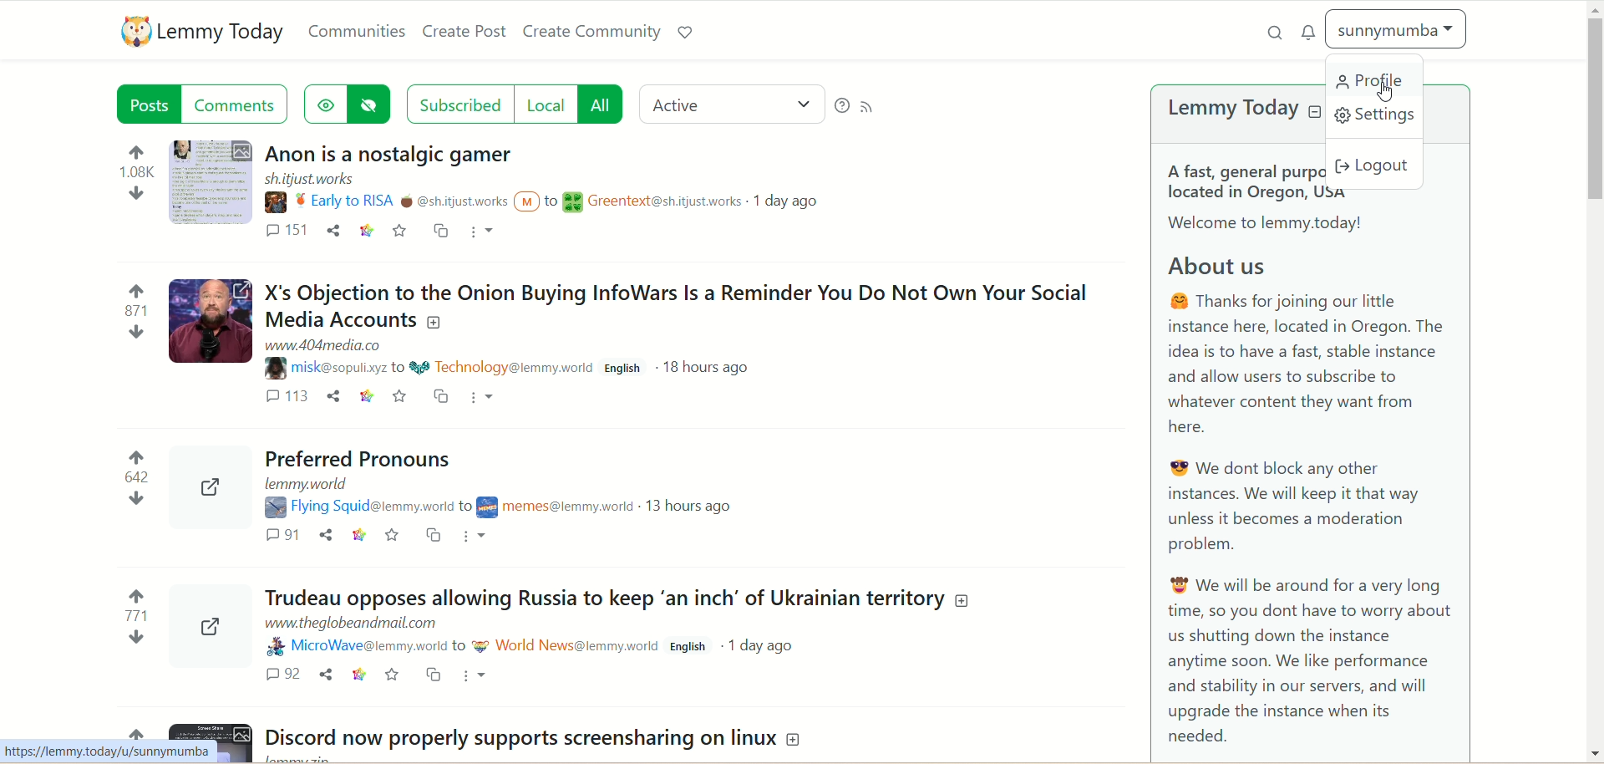 The image size is (1604, 764). Describe the element at coordinates (455, 103) in the screenshot. I see `subscribed` at that location.